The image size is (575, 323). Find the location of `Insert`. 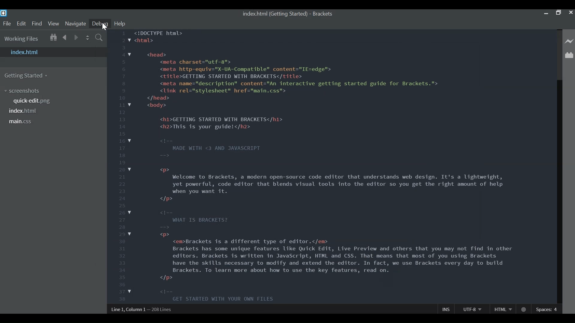

Insert is located at coordinates (446, 309).